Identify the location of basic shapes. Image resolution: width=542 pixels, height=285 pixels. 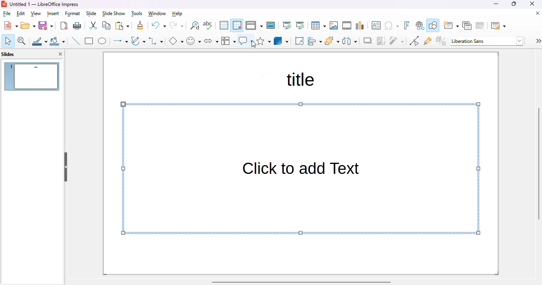
(176, 41).